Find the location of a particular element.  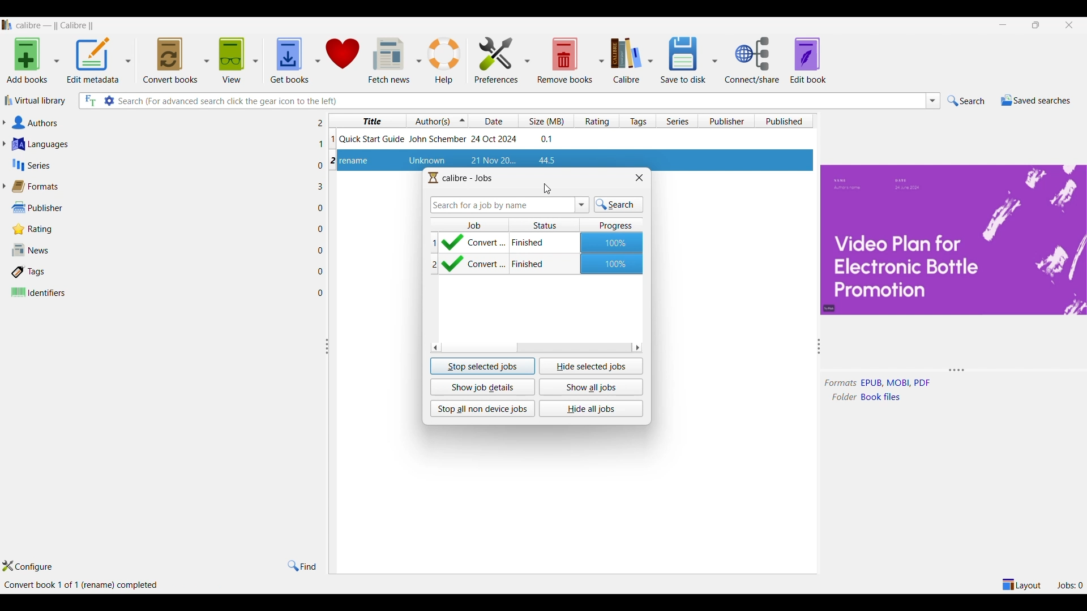

formats is located at coordinates (841, 384).